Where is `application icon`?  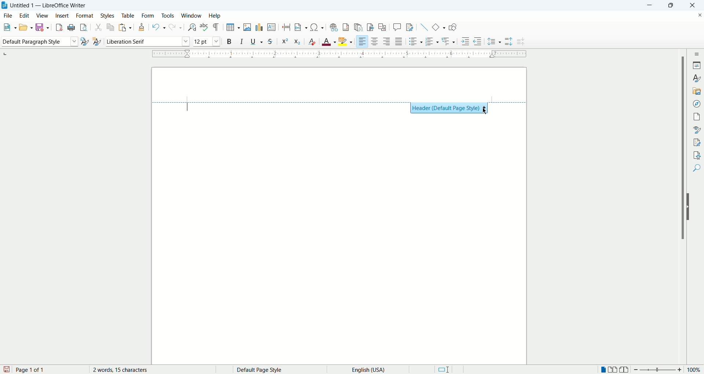 application icon is located at coordinates (5, 5).